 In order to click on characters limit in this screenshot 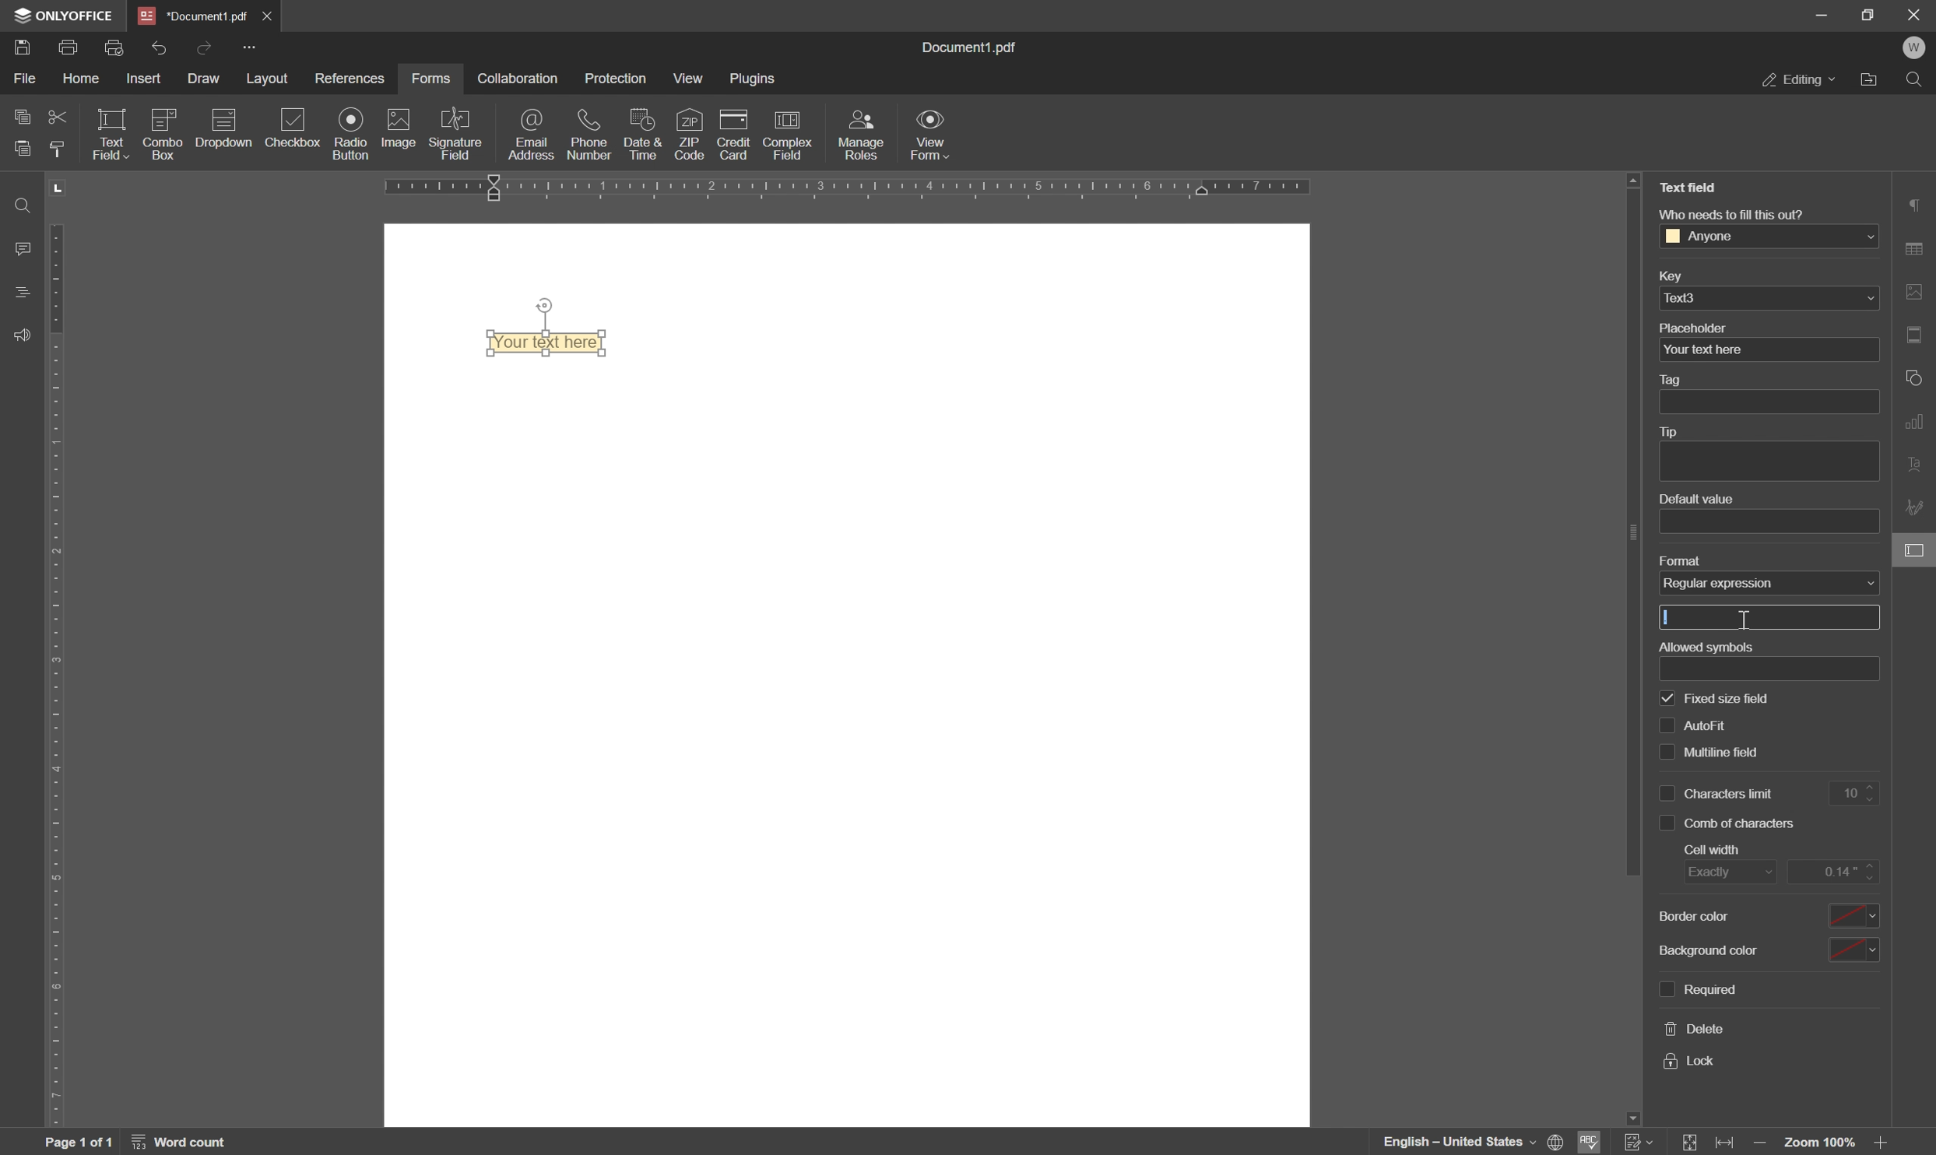, I will do `click(1732, 793)`.